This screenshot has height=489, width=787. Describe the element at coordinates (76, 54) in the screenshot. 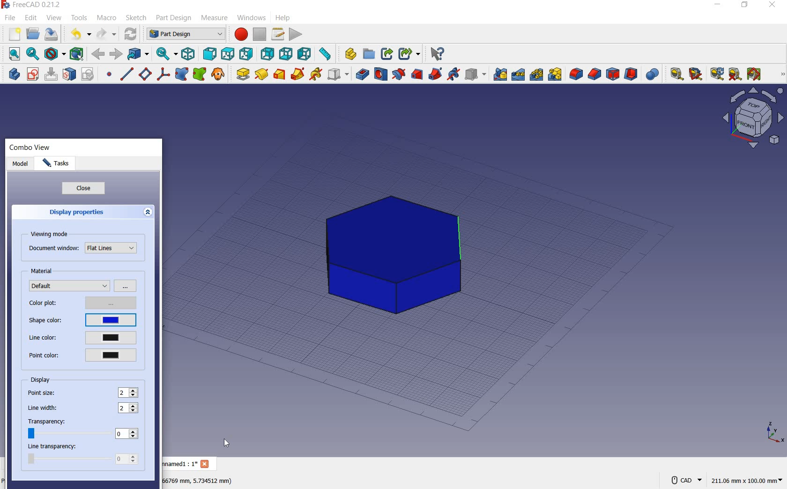

I see `bounding box` at that location.